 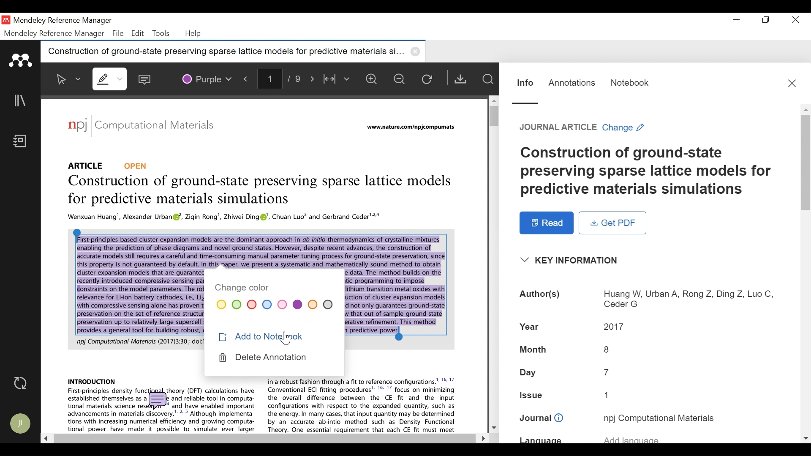 I want to click on Insertion cursor, so click(x=78, y=236).